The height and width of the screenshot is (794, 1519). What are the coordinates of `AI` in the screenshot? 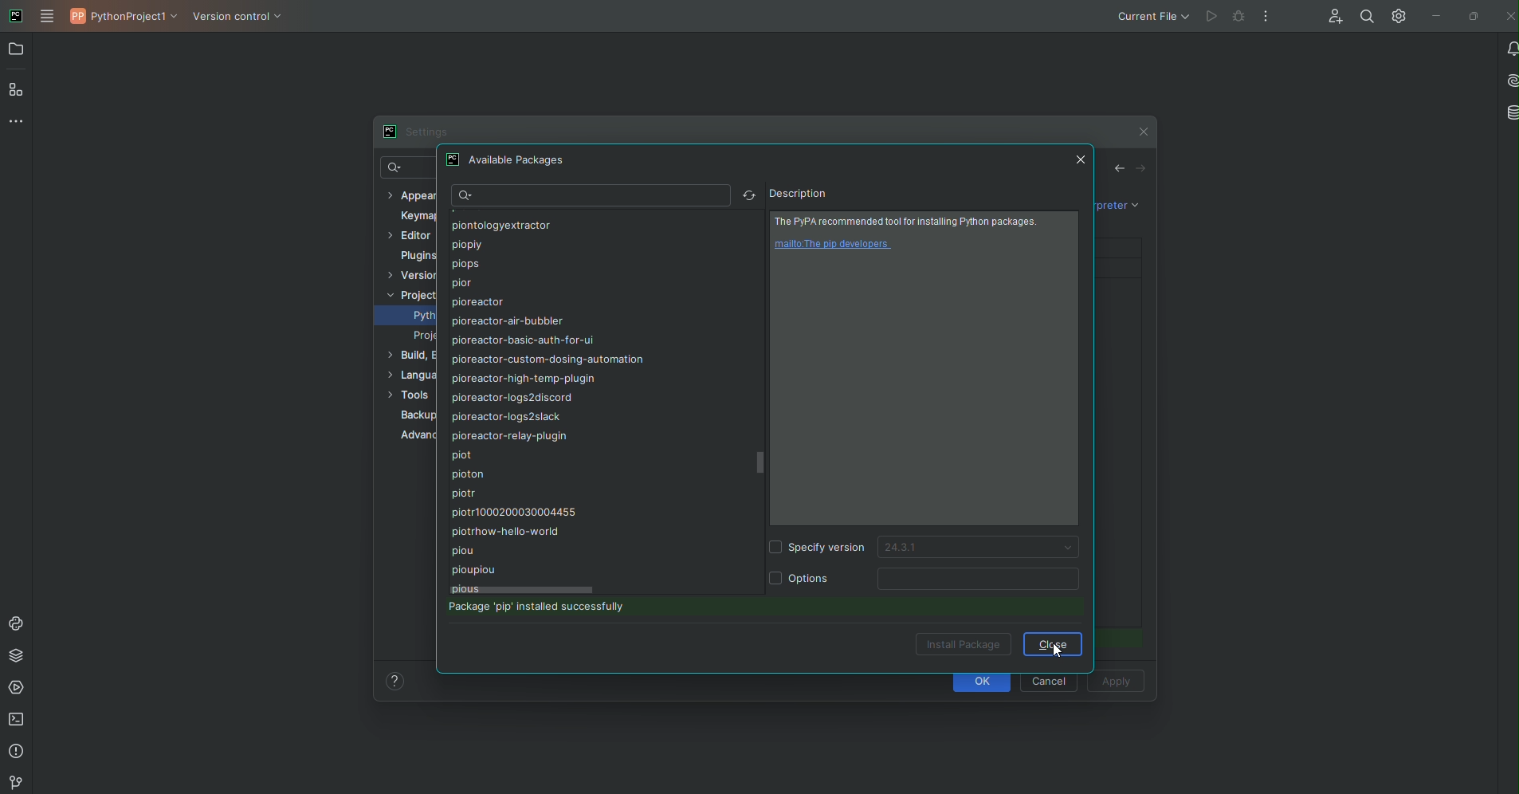 It's located at (1509, 81).